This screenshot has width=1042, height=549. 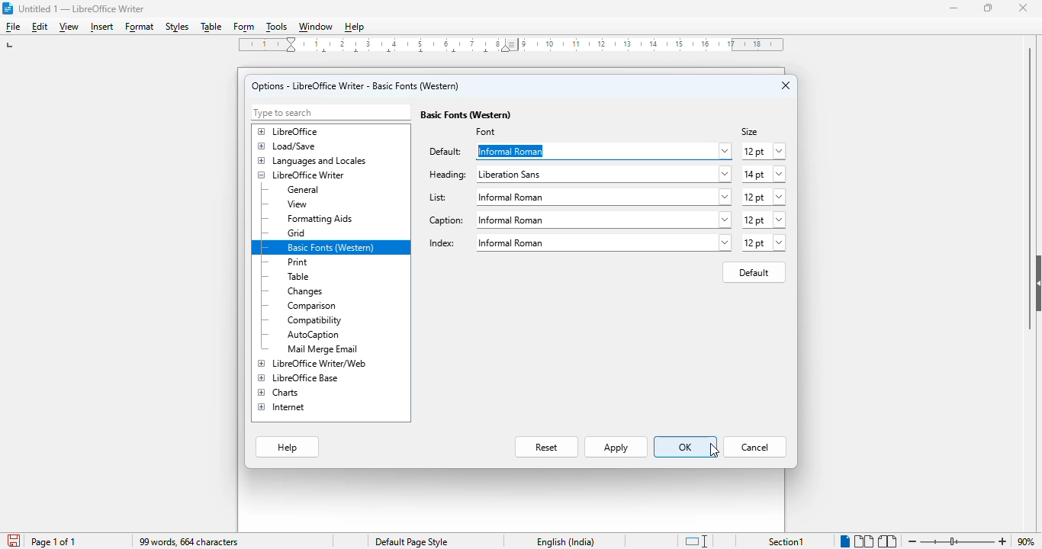 I want to click on LibreOffice Base, so click(x=298, y=378).